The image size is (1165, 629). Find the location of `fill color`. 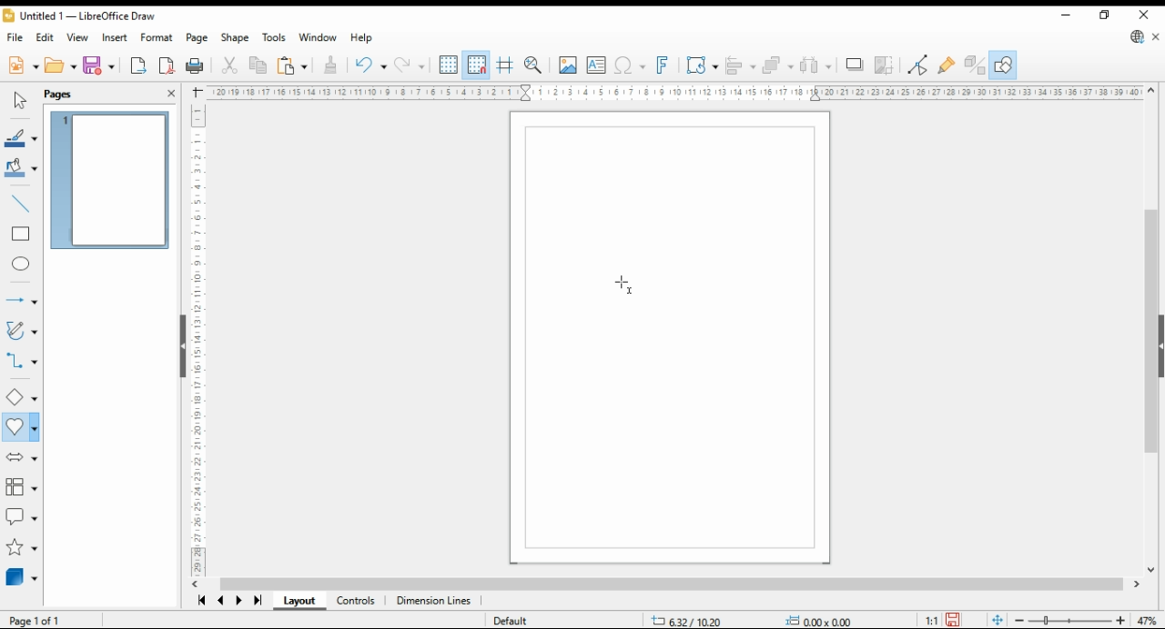

fill color is located at coordinates (22, 169).